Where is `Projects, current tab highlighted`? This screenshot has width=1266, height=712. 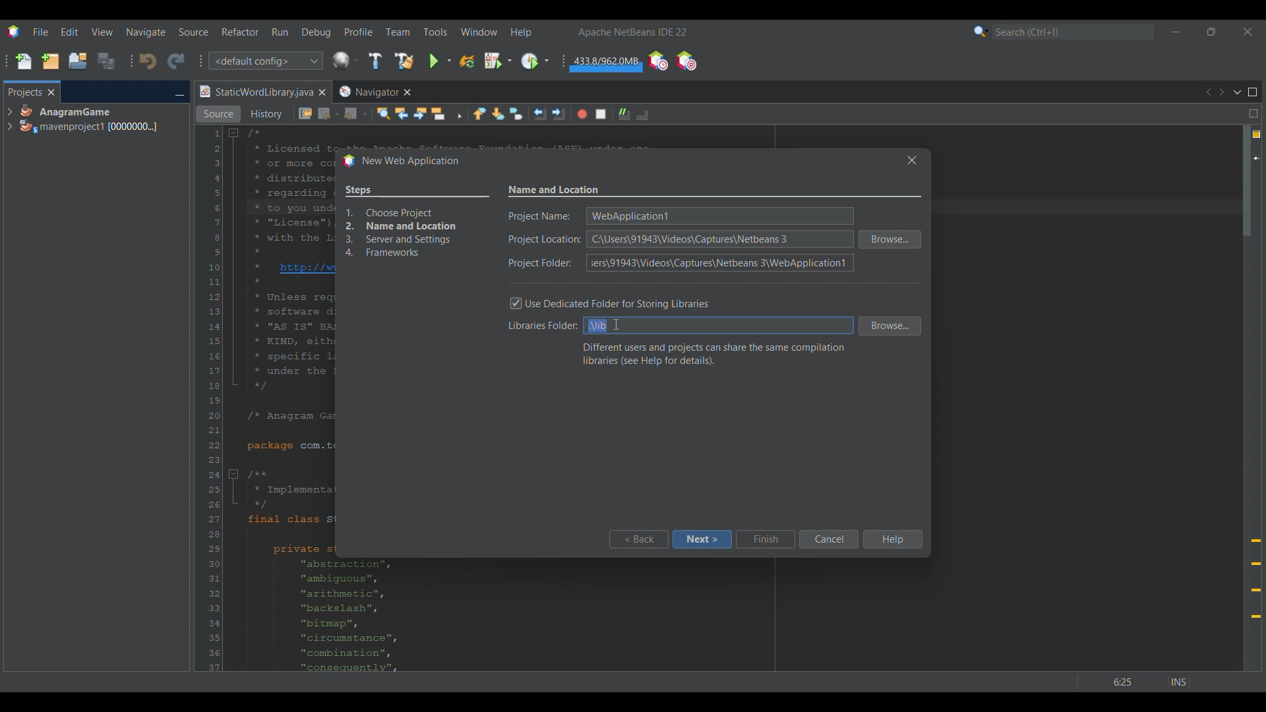
Projects, current tab highlighted is located at coordinates (24, 91).